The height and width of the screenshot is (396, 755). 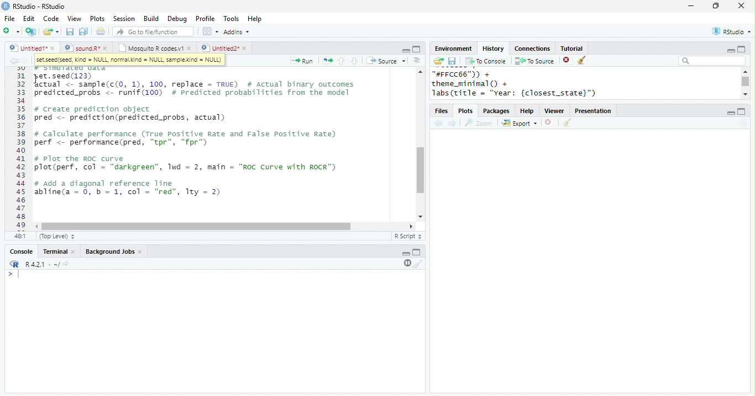 I want to click on R 4.2.1 .~/, so click(x=40, y=265).